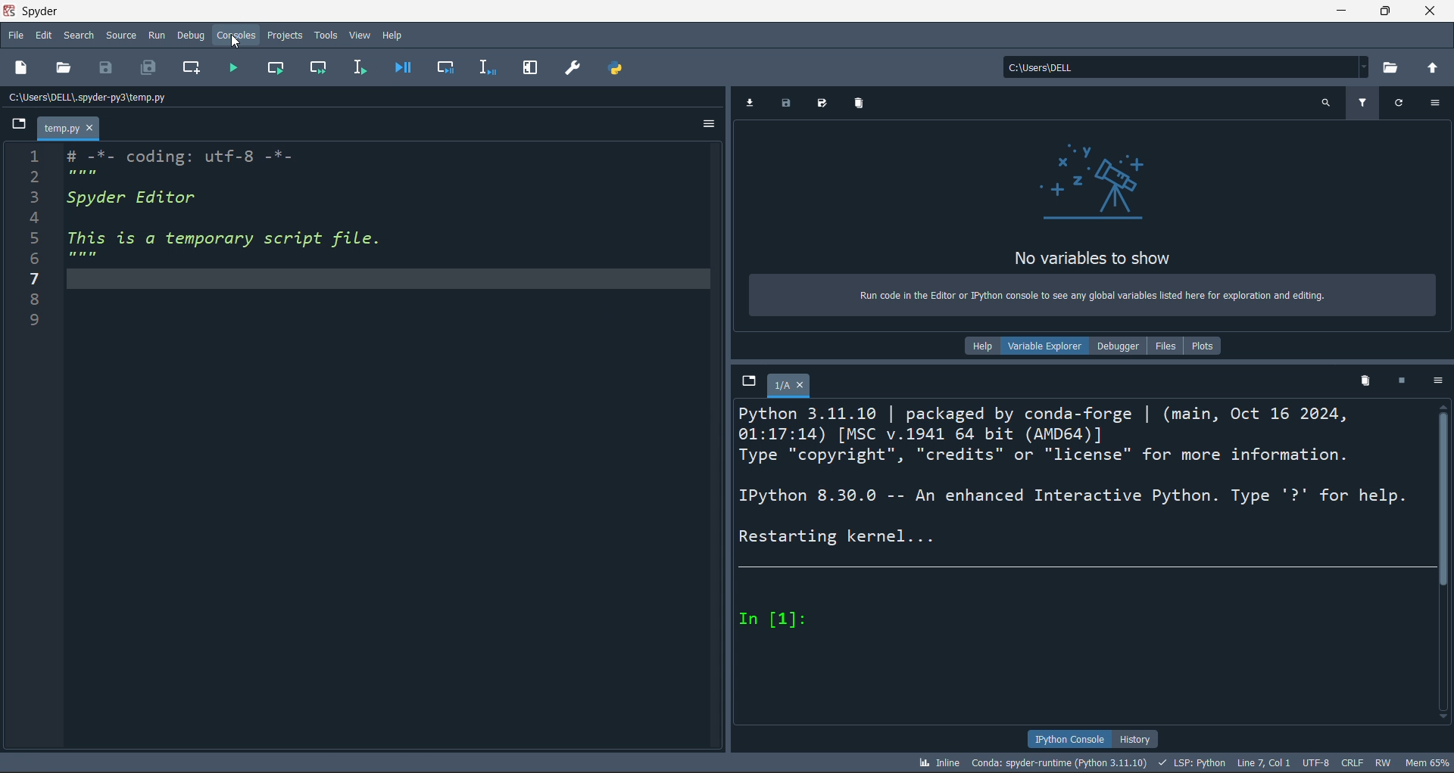 The image size is (1454, 773). What do you see at coordinates (1139, 739) in the screenshot?
I see `history` at bounding box center [1139, 739].